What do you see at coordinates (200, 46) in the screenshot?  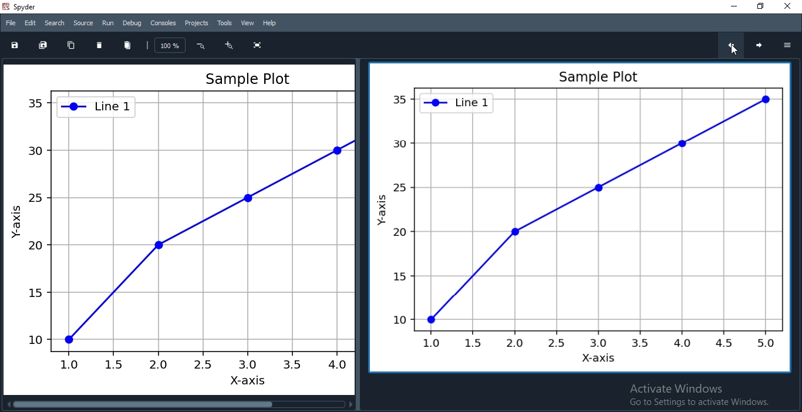 I see `` at bounding box center [200, 46].